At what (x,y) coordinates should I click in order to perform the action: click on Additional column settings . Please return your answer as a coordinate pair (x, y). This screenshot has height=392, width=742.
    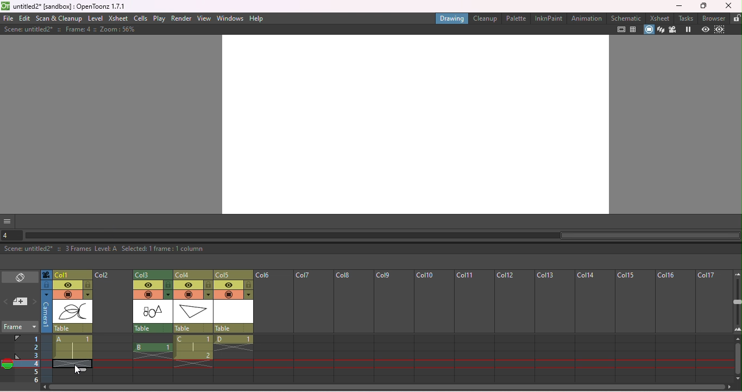
    Looking at the image, I should click on (208, 295).